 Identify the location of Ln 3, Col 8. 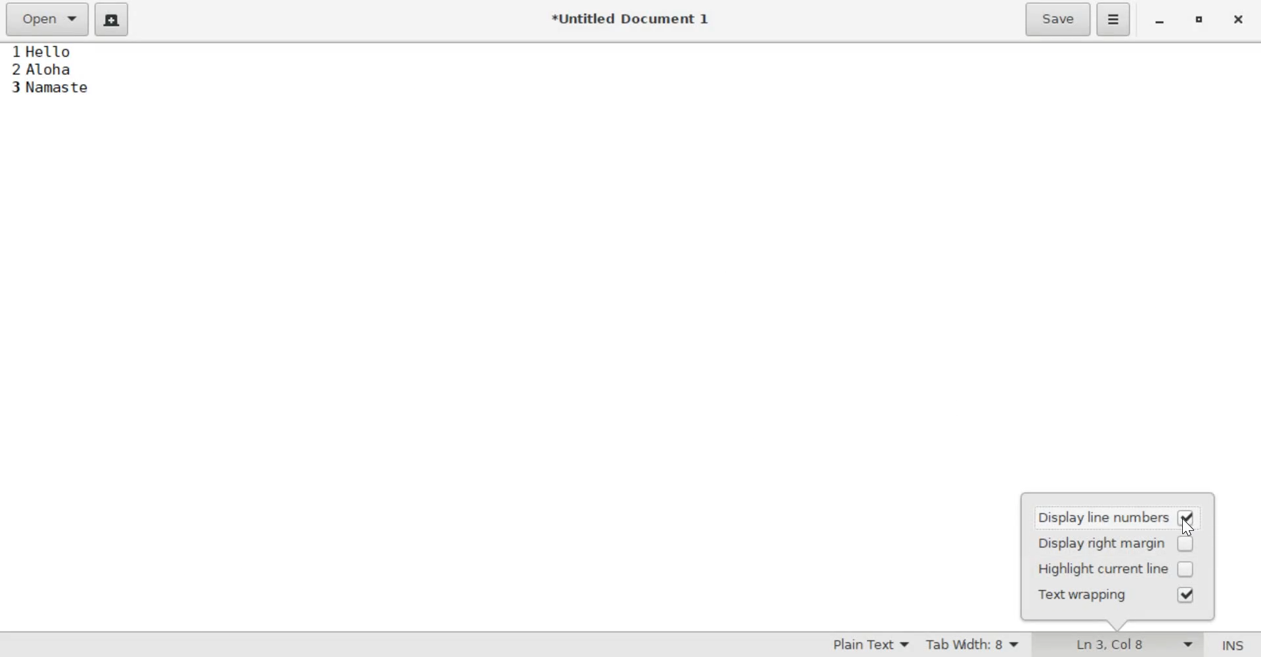
(1134, 643).